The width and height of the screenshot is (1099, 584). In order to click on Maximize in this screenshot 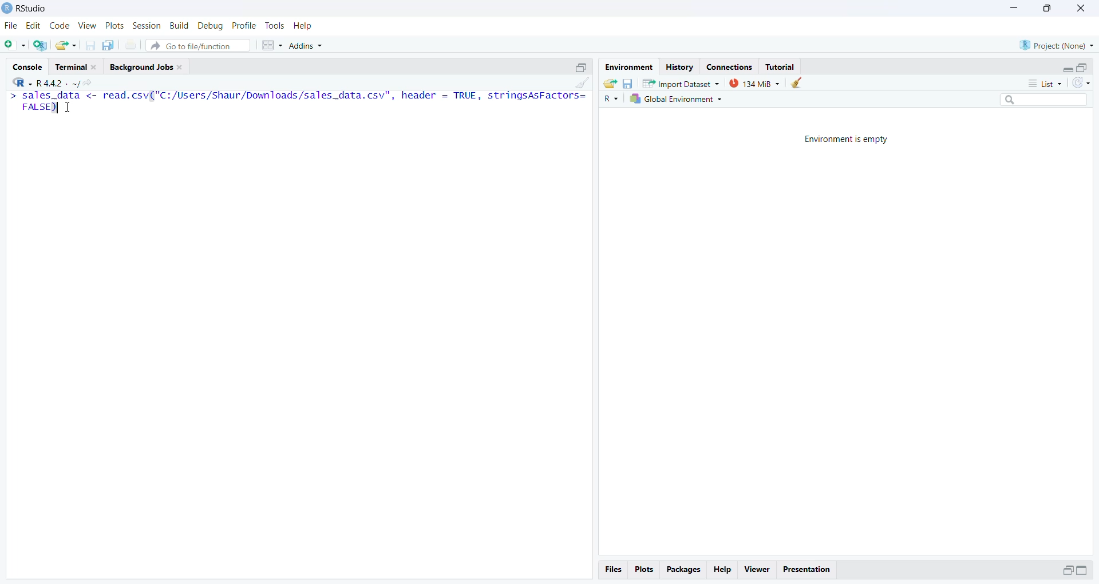, I will do `click(1082, 68)`.